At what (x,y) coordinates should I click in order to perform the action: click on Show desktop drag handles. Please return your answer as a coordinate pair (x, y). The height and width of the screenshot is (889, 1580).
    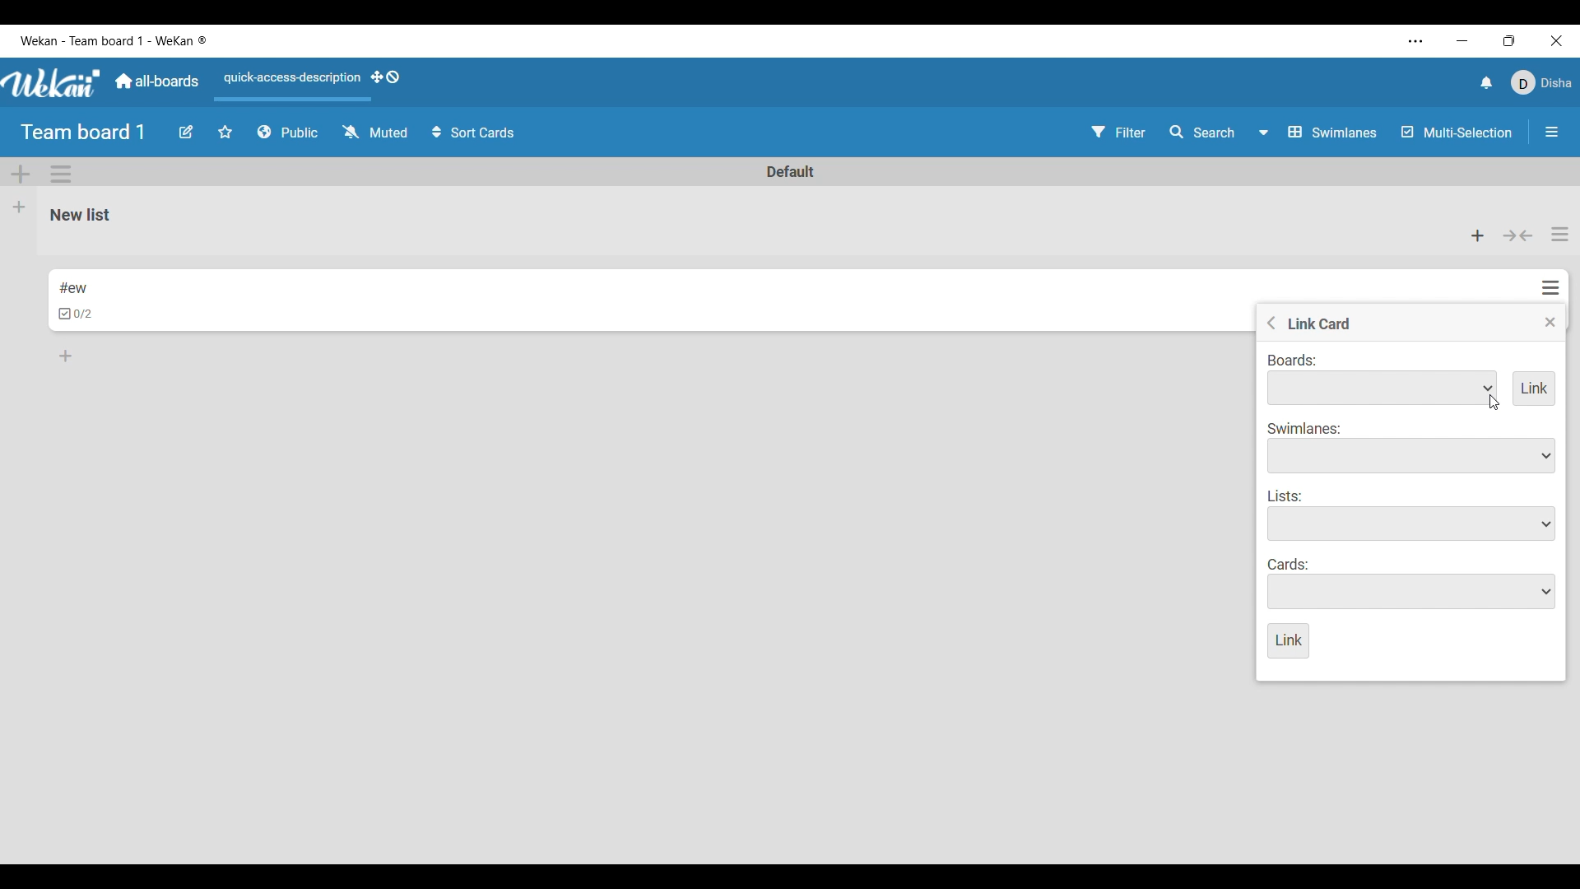
    Looking at the image, I should click on (385, 77).